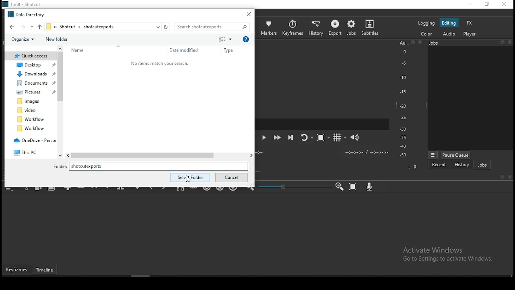 The width and height of the screenshot is (515, 290). I want to click on export, so click(334, 29).